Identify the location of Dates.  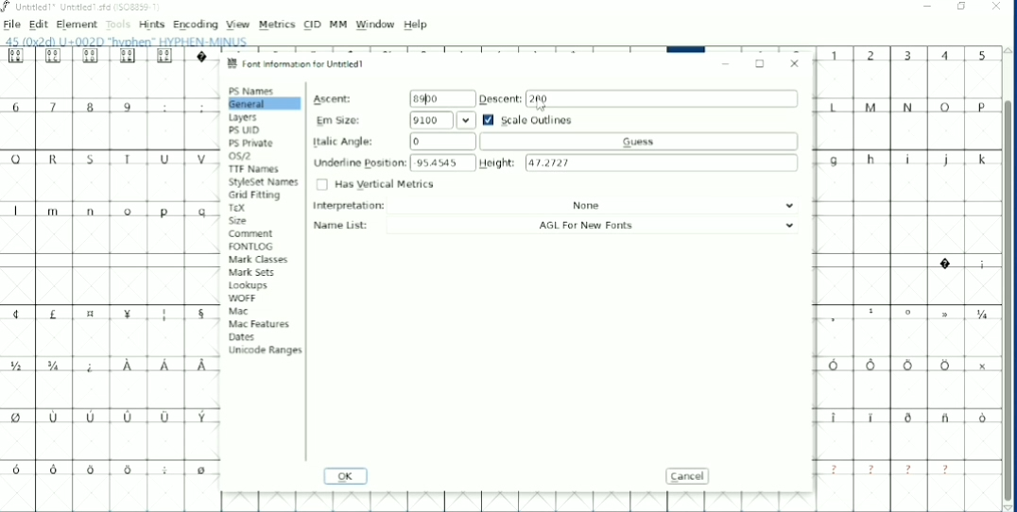
(241, 337).